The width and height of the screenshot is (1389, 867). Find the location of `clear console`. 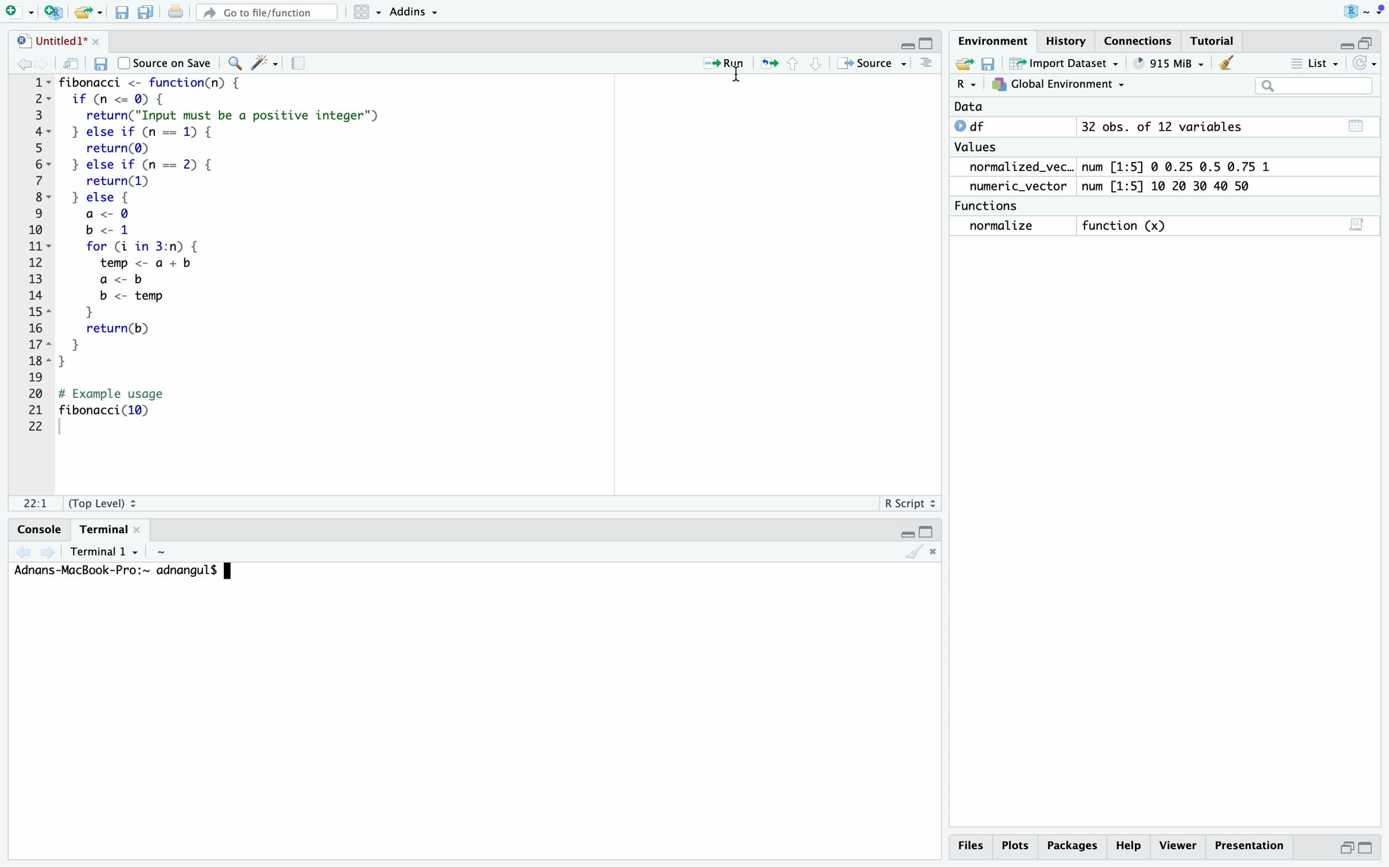

clear console is located at coordinates (928, 555).